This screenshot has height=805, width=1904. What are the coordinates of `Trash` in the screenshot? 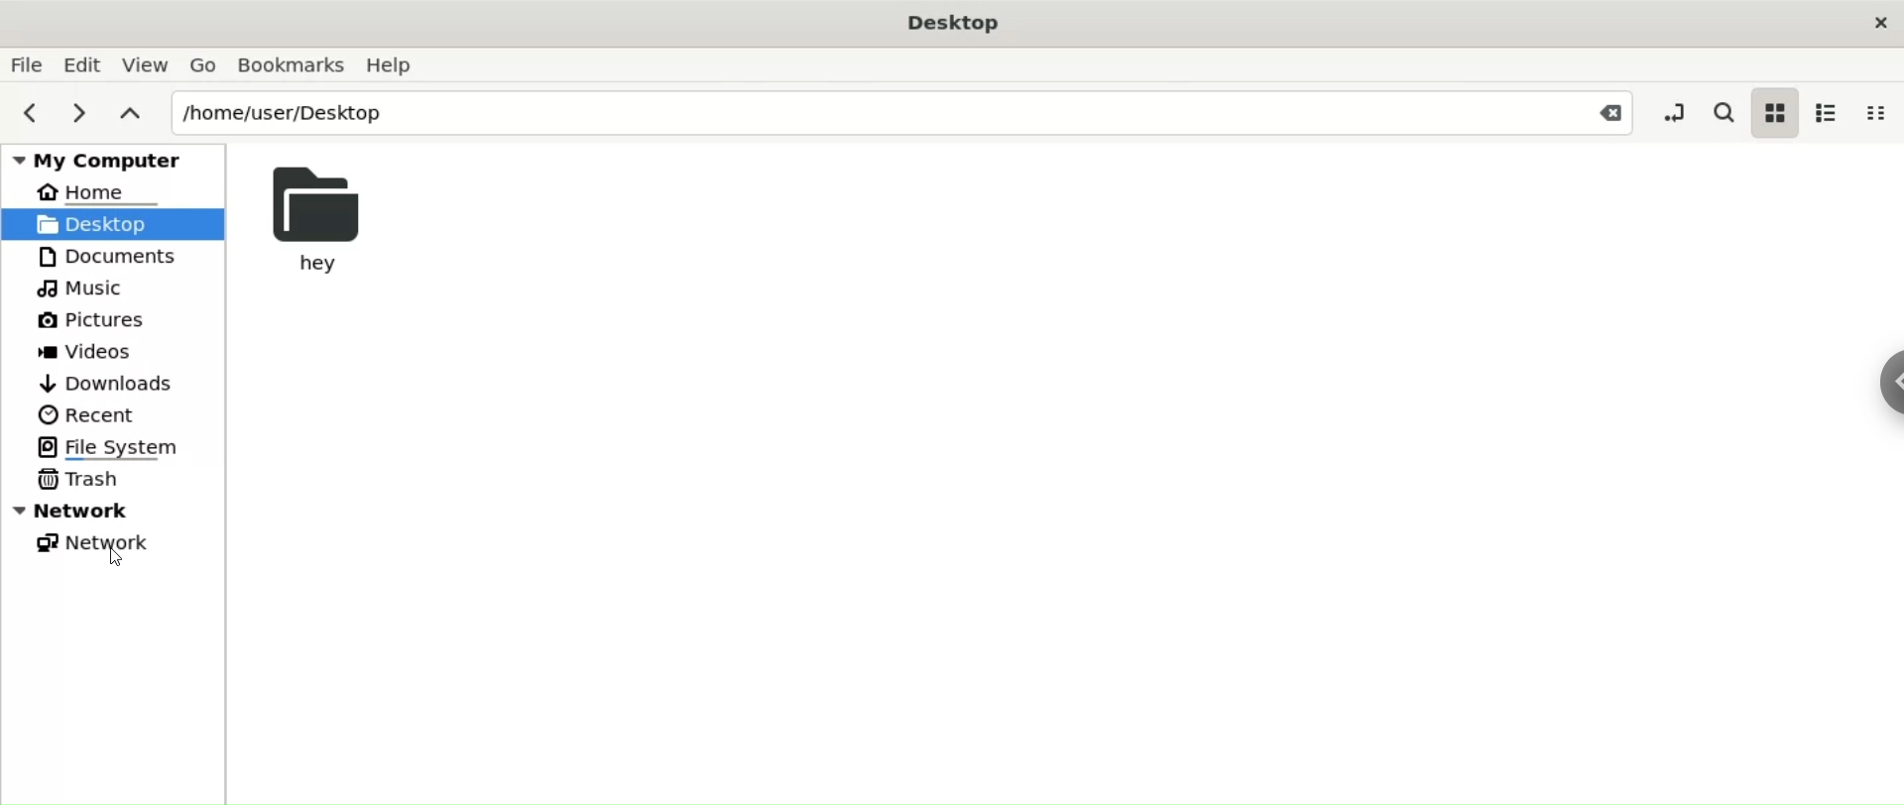 It's located at (87, 477).